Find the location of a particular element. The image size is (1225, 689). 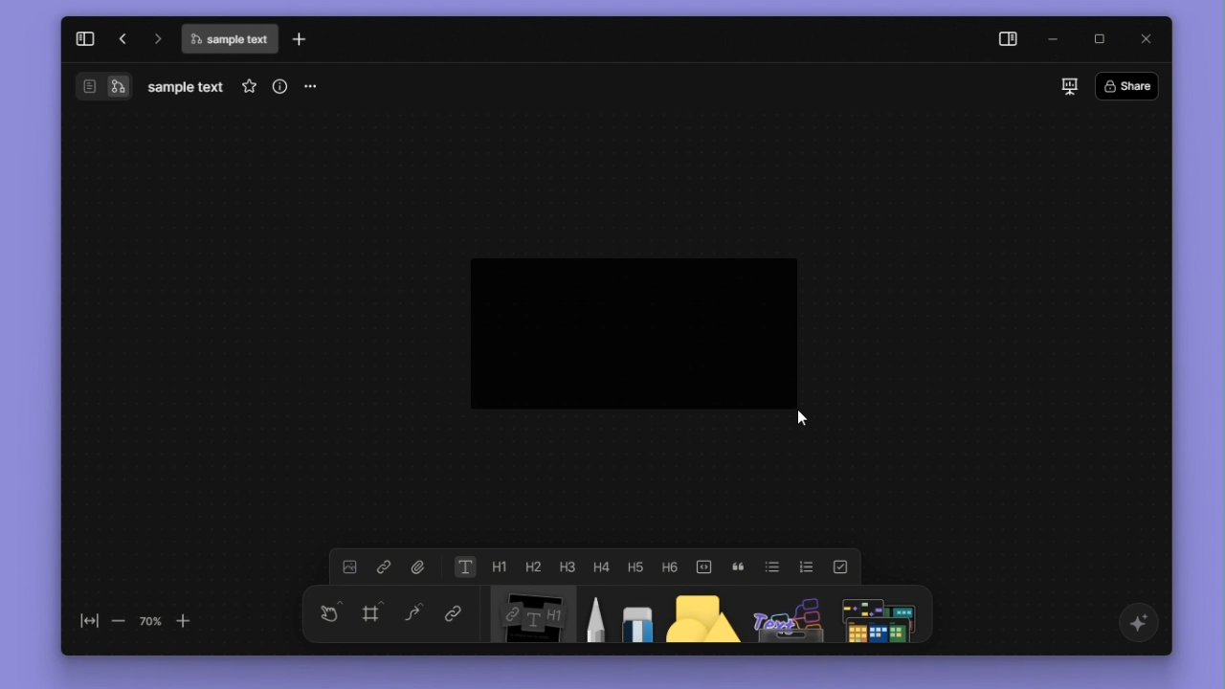

maximize is located at coordinates (1102, 37).